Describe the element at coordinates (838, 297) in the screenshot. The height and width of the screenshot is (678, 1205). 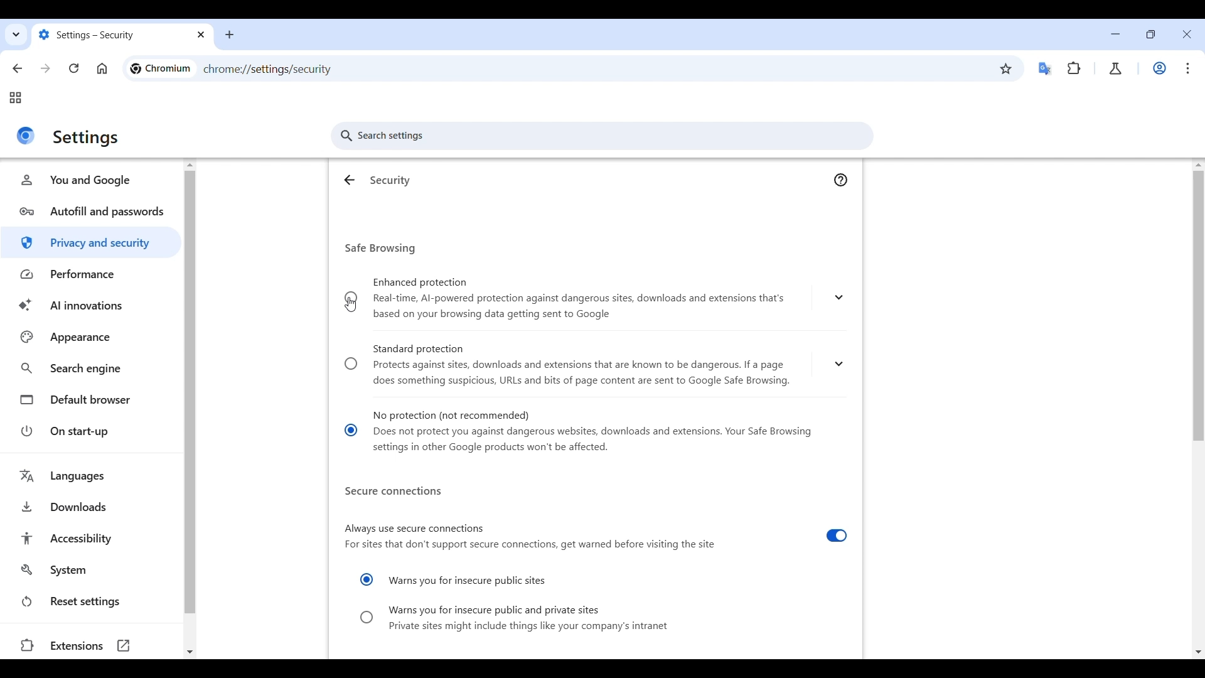
I see `Expand to see description of Enhanced protection` at that location.